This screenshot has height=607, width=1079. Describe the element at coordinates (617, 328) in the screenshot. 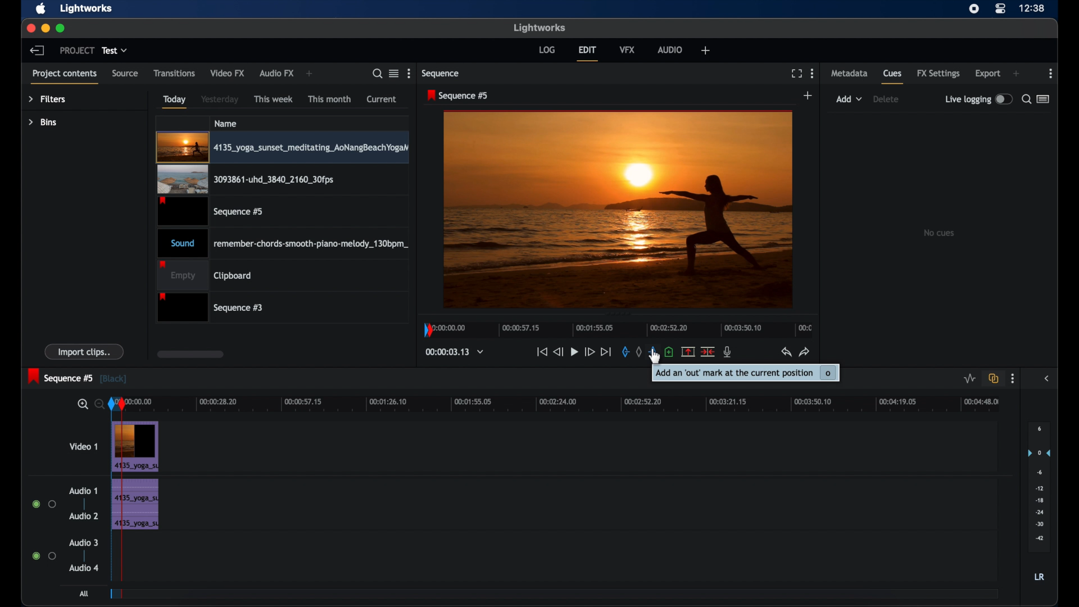

I see `timeline  scale` at that location.